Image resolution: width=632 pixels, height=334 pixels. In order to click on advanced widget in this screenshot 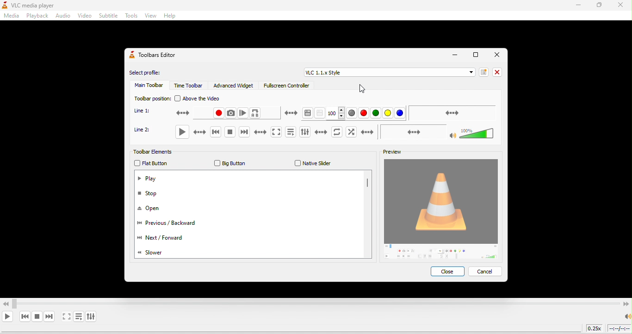, I will do `click(235, 86)`.